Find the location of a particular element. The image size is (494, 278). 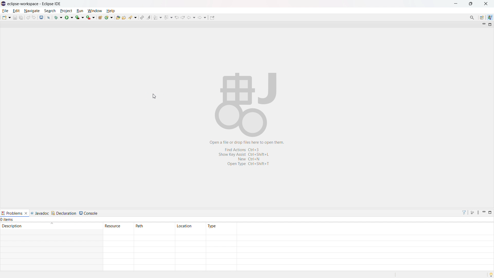

tip of the day is located at coordinates (490, 274).